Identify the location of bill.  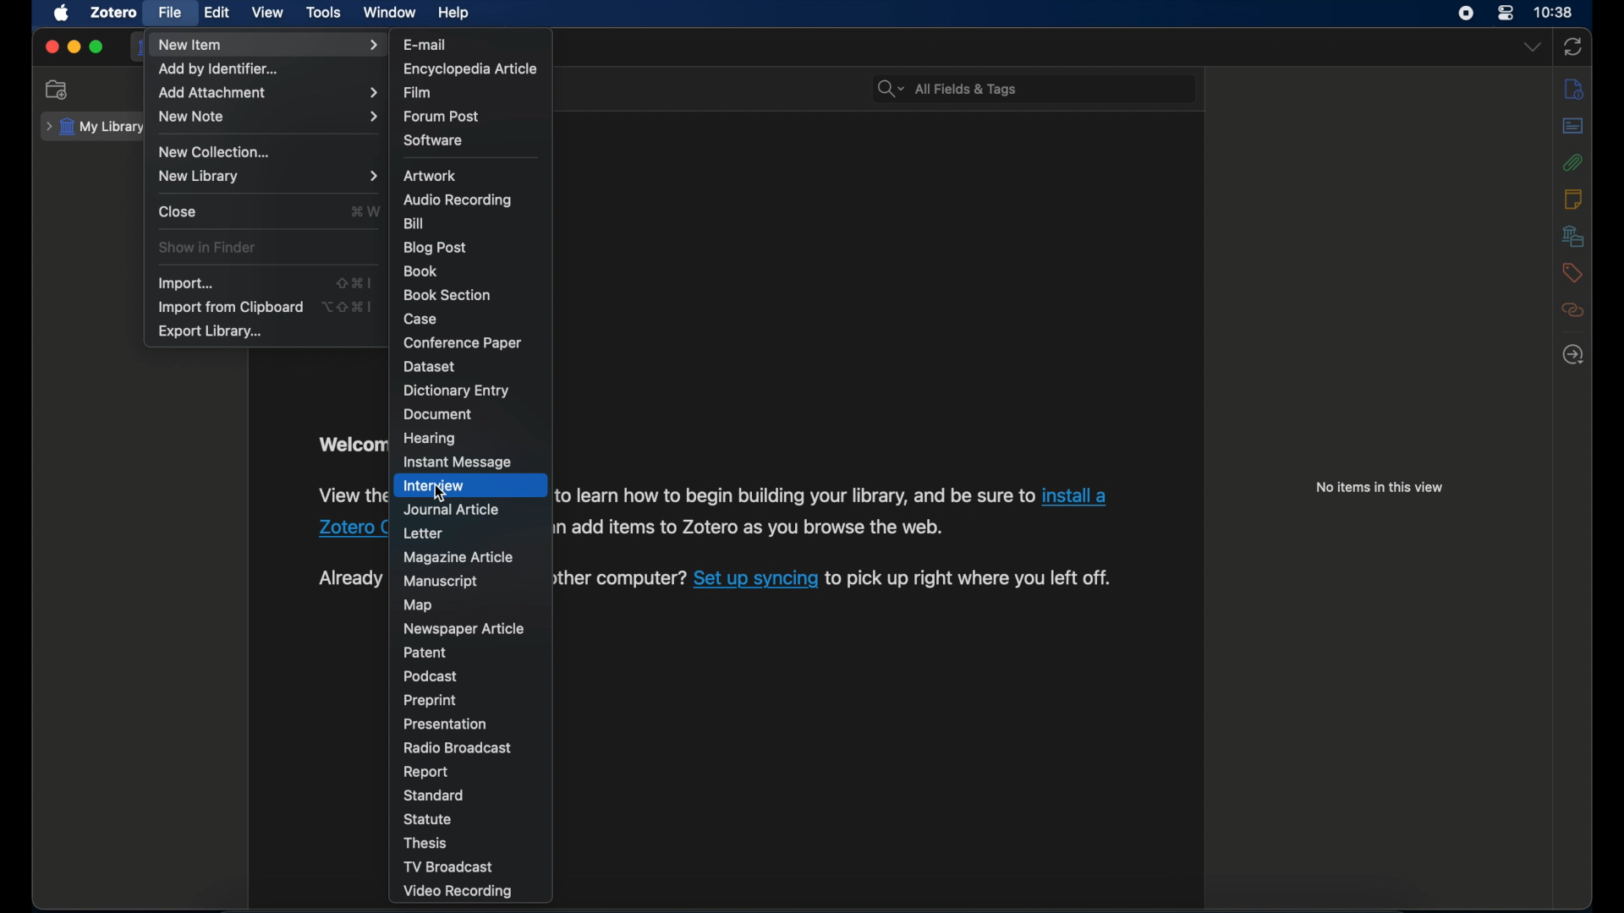
(416, 223).